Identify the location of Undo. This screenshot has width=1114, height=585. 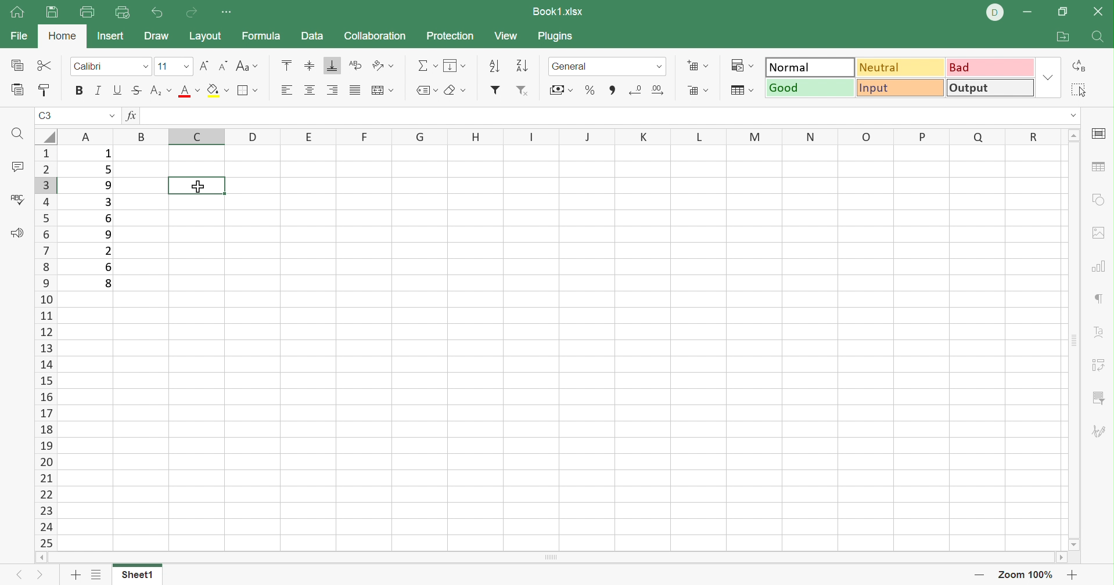
(157, 13).